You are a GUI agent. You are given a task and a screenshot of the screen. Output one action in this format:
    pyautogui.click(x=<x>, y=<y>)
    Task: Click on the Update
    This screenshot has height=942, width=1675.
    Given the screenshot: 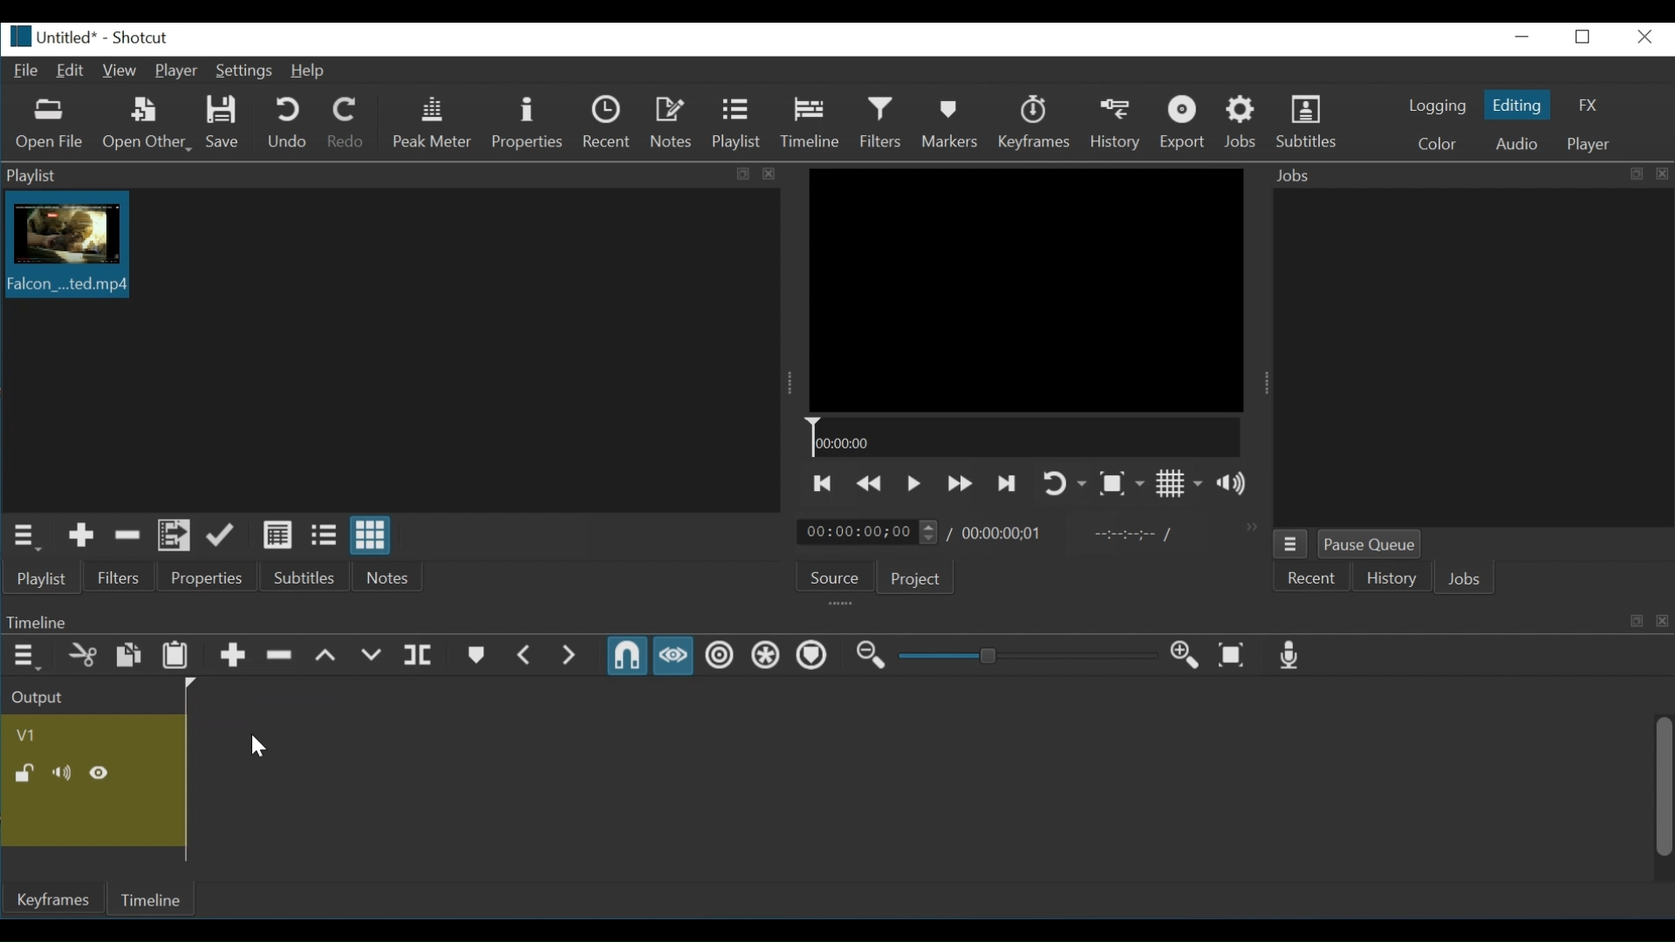 What is the action you would take?
    pyautogui.click(x=222, y=536)
    